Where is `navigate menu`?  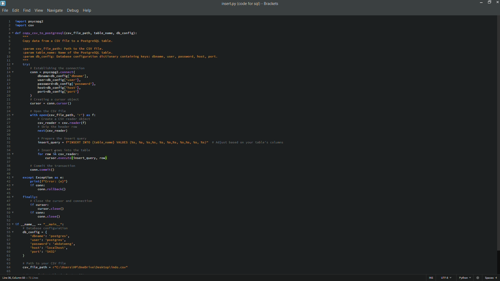
navigate menu is located at coordinates (54, 10).